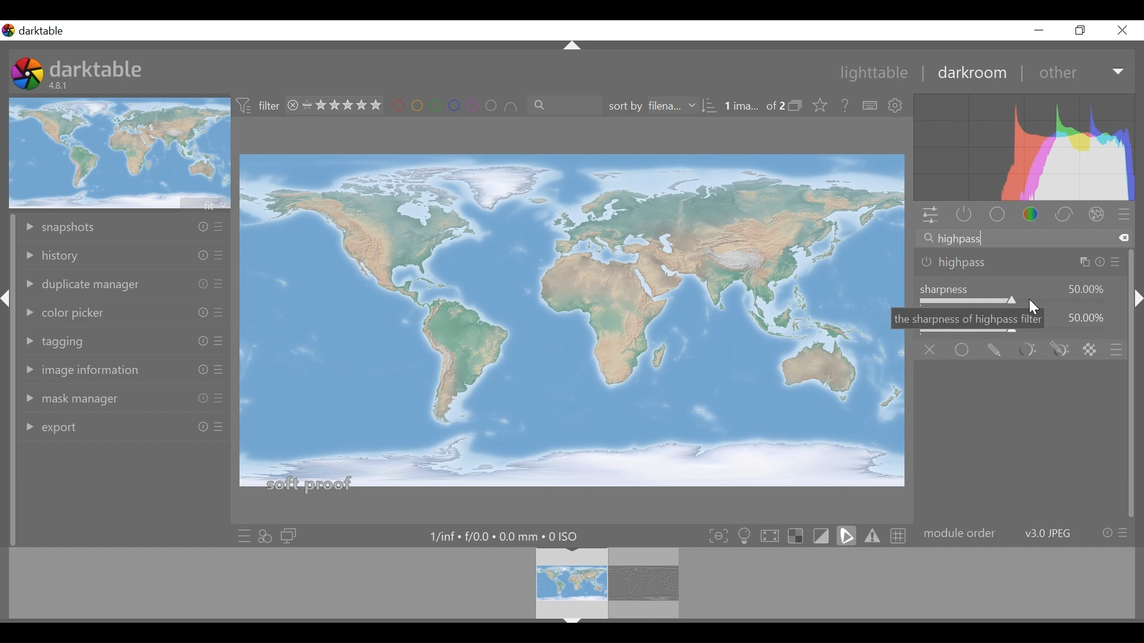 This screenshot has height=643, width=1144. Describe the element at coordinates (1059, 349) in the screenshot. I see `drawn and parametric mask` at that location.